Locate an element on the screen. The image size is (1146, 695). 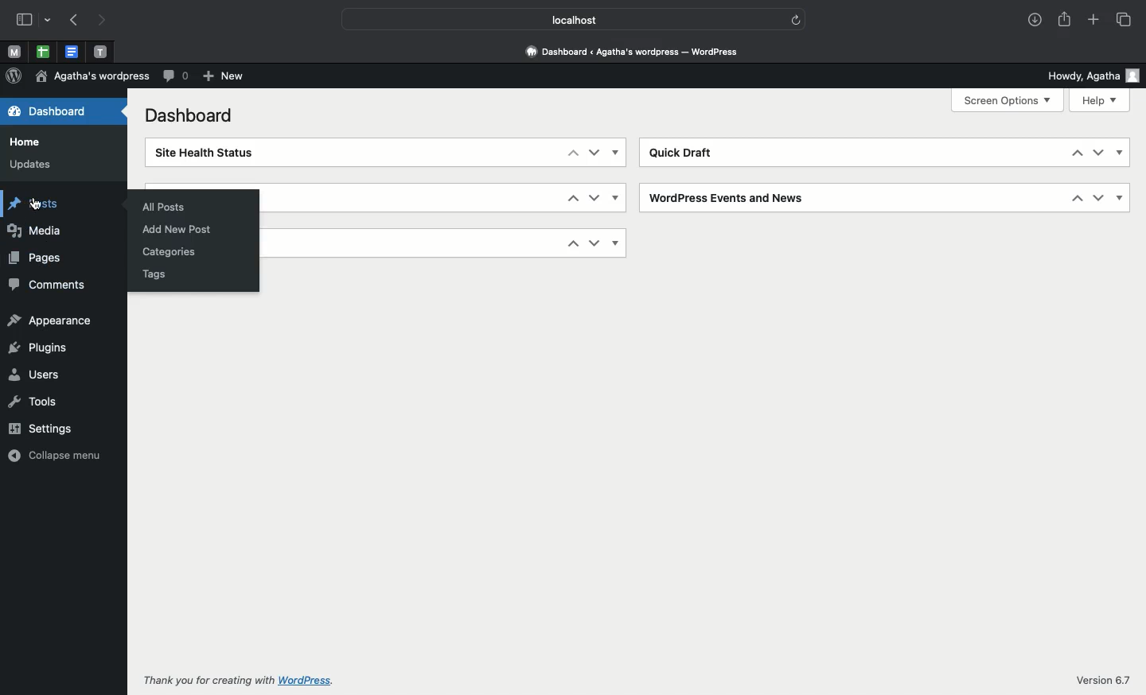
Share is located at coordinates (1066, 21).